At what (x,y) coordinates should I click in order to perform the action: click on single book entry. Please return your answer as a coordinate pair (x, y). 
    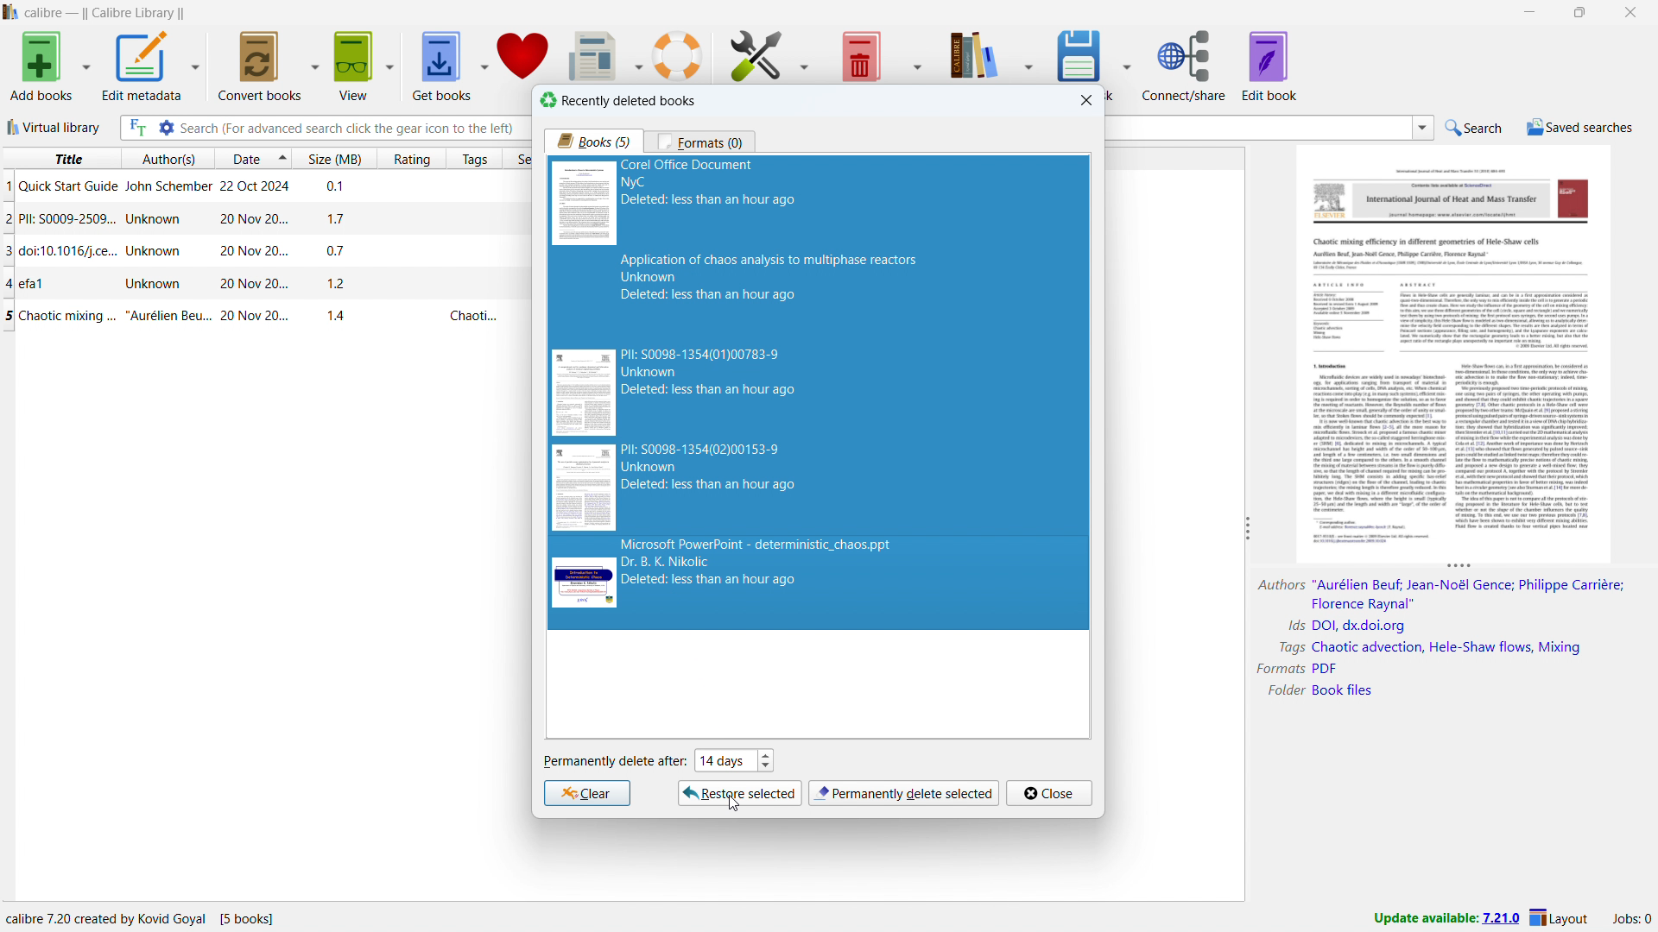
    Looking at the image, I should click on (256, 284).